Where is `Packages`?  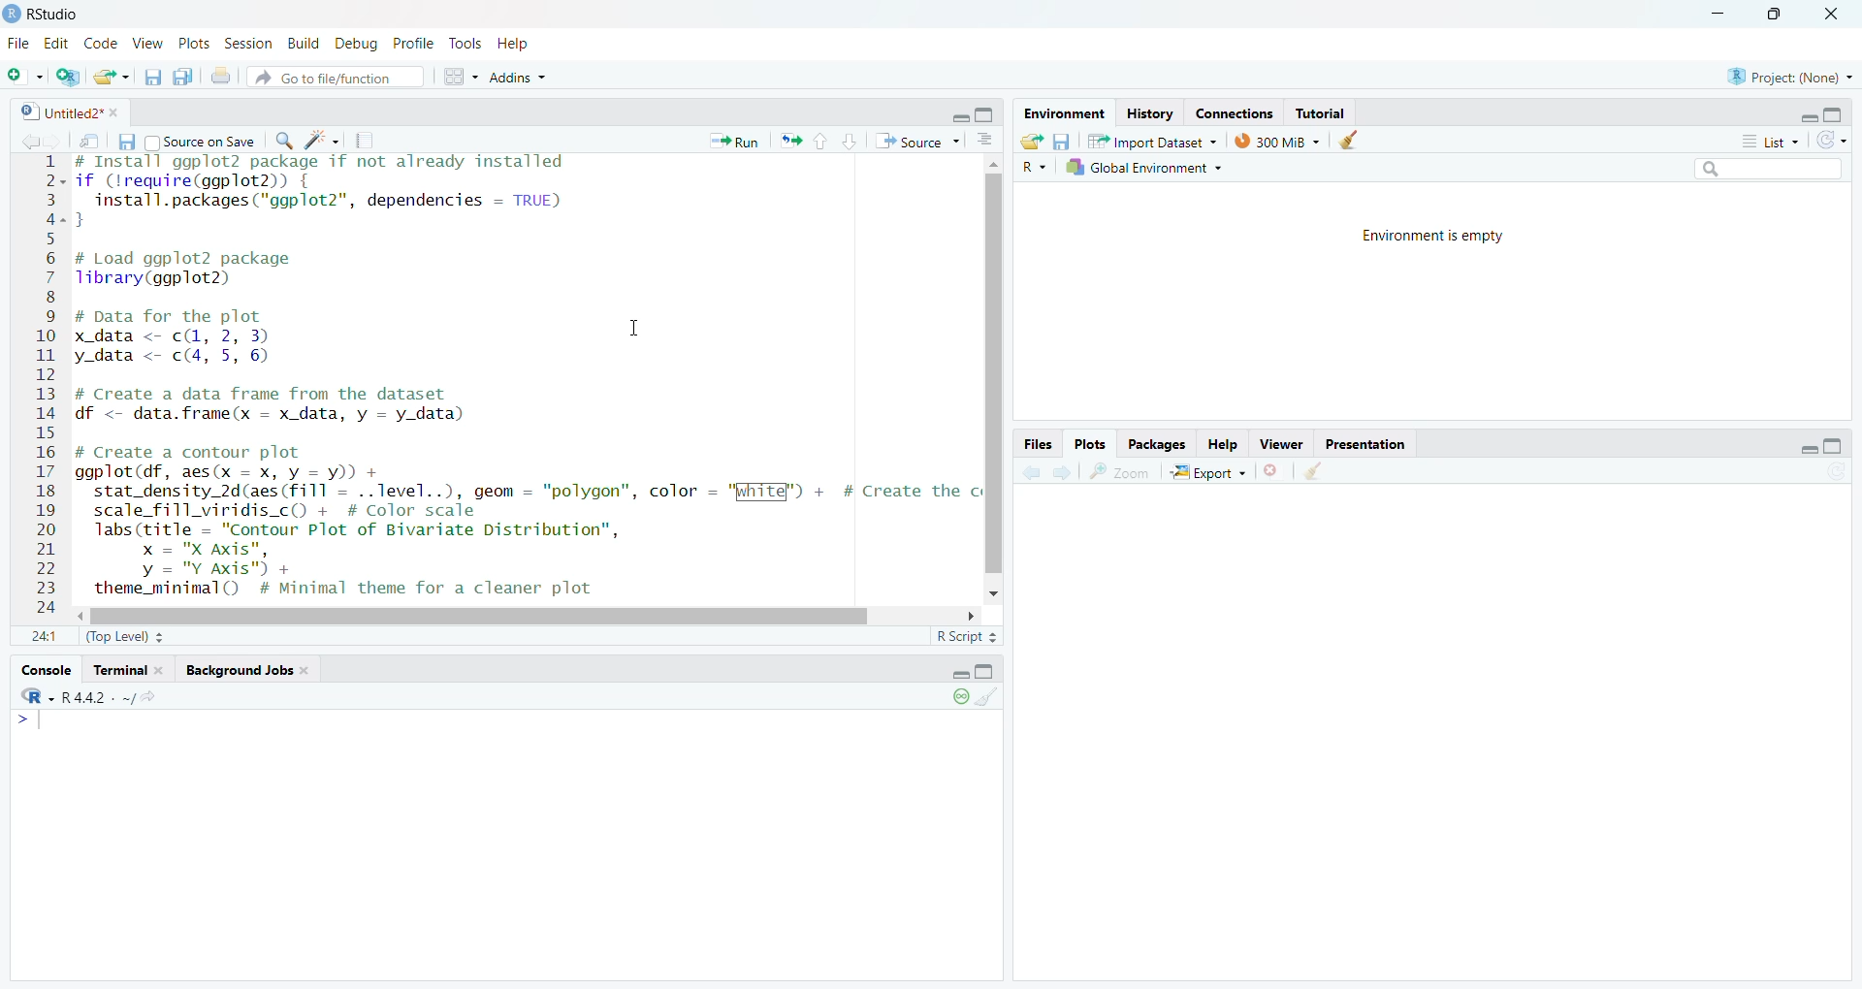 Packages is located at coordinates (1155, 445).